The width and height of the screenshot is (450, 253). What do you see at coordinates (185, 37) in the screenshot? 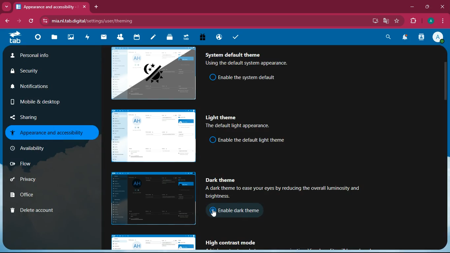
I see `tab` at bounding box center [185, 37].